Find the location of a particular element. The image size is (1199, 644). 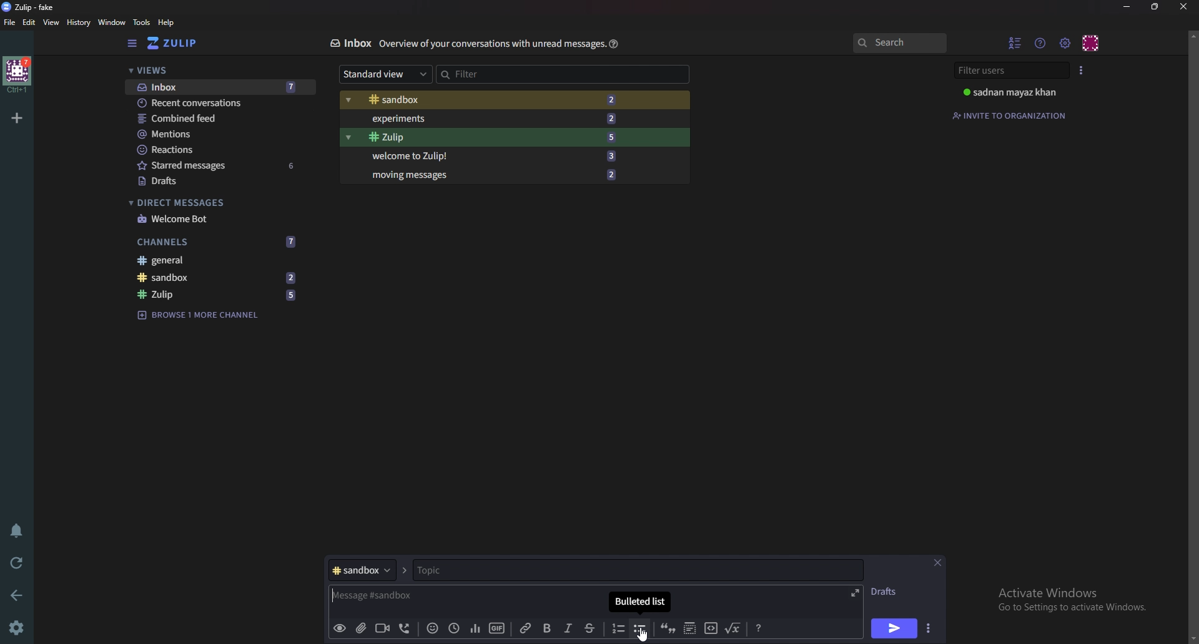

Channel is located at coordinates (362, 570).